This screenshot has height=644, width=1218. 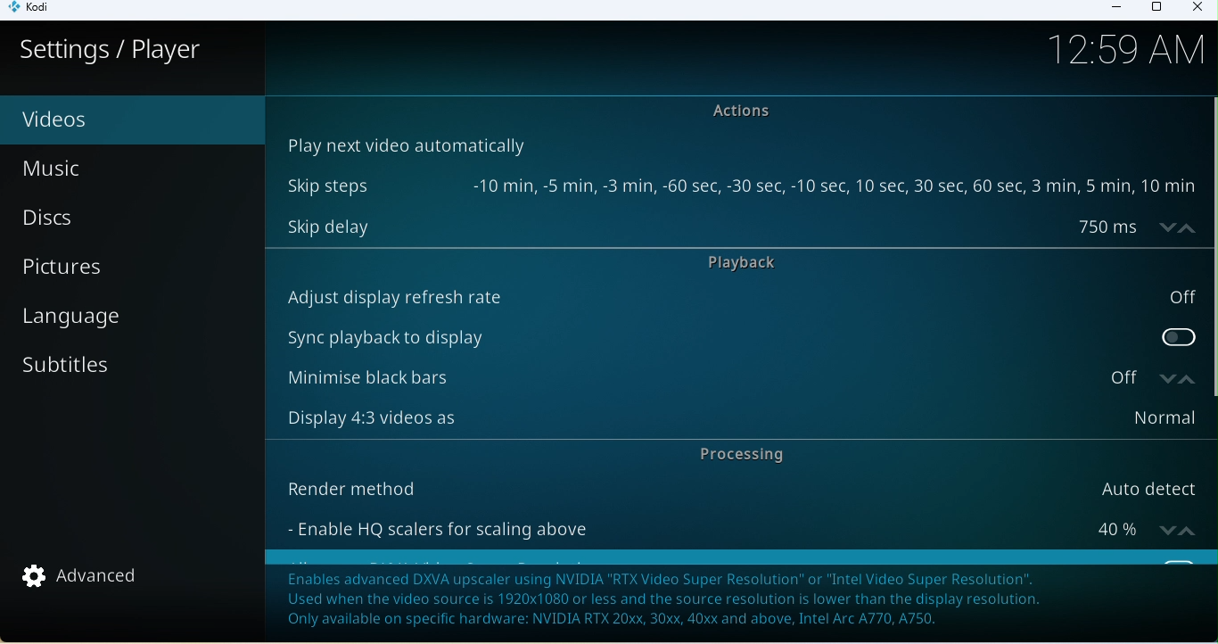 What do you see at coordinates (733, 485) in the screenshot?
I see `Render method` at bounding box center [733, 485].